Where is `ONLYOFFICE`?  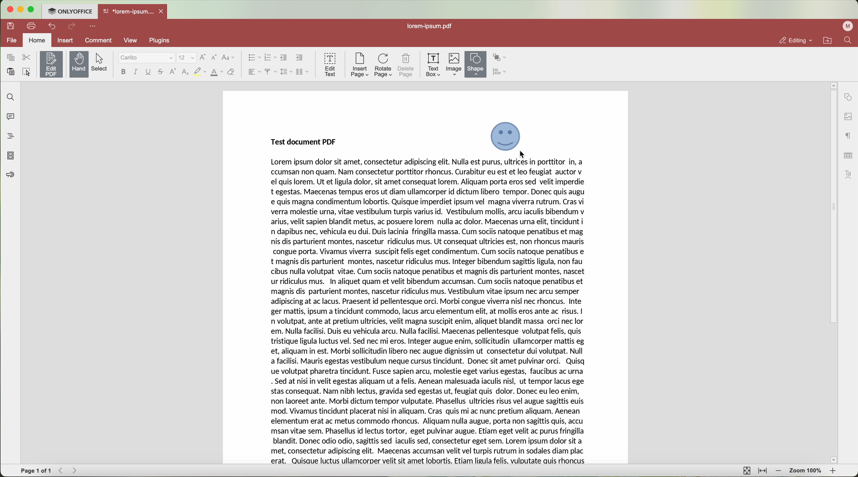 ONLYOFFICE is located at coordinates (70, 11).